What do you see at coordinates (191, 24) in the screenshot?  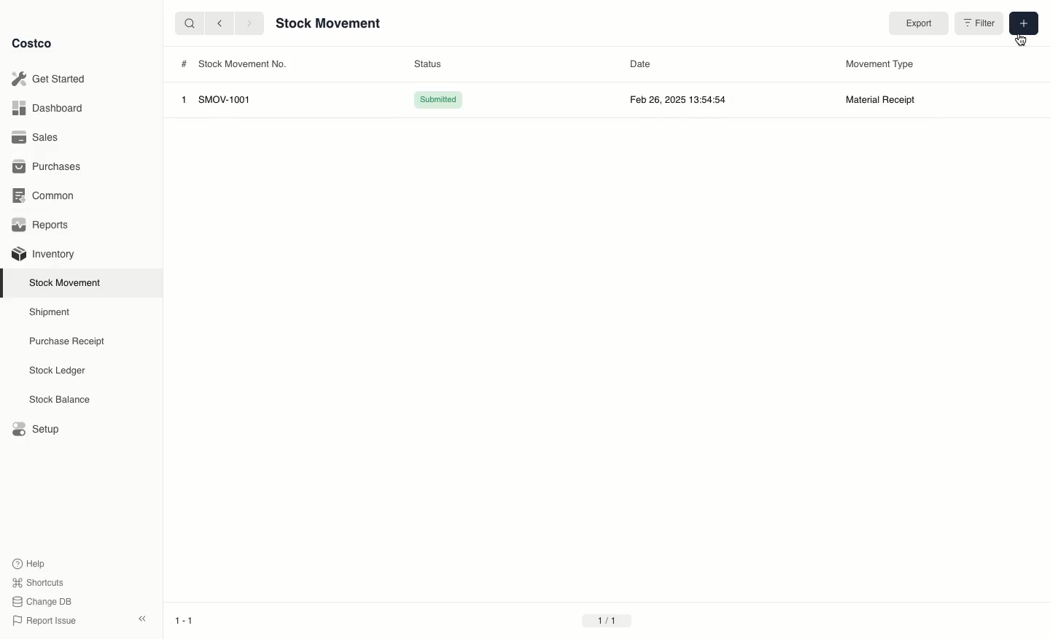 I see `search` at bounding box center [191, 24].